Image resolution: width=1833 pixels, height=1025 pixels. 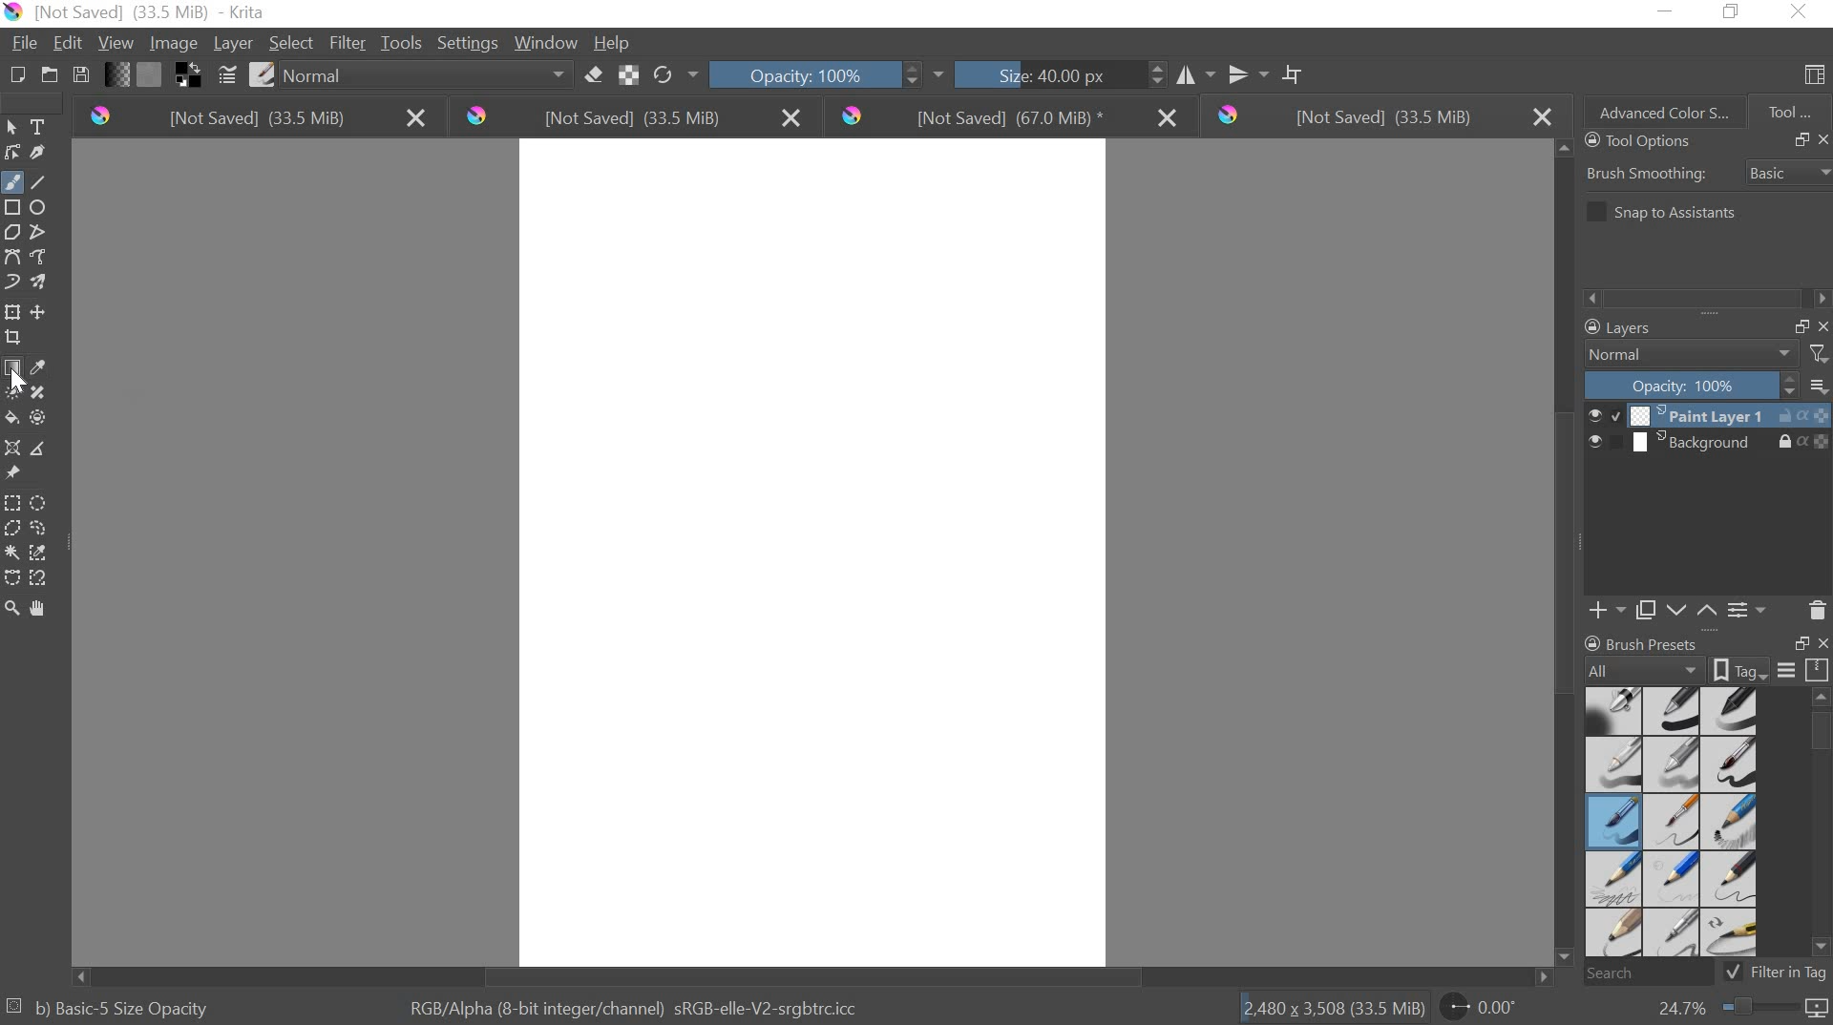 I want to click on bezier curve, so click(x=15, y=258).